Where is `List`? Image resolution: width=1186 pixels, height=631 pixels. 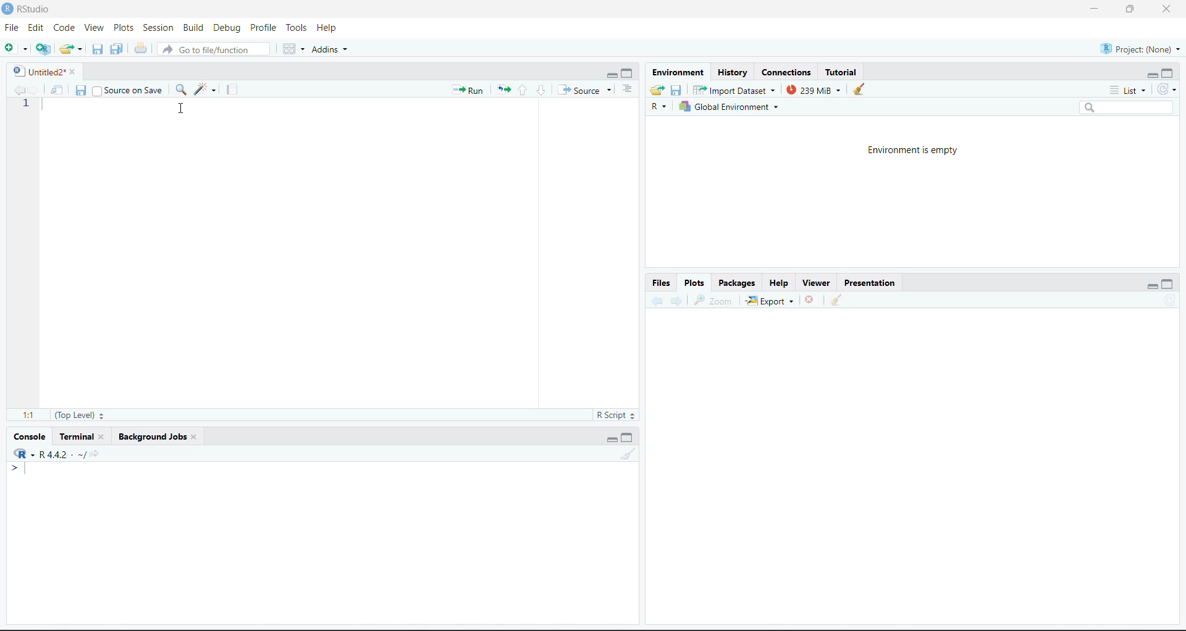
List is located at coordinates (1125, 92).